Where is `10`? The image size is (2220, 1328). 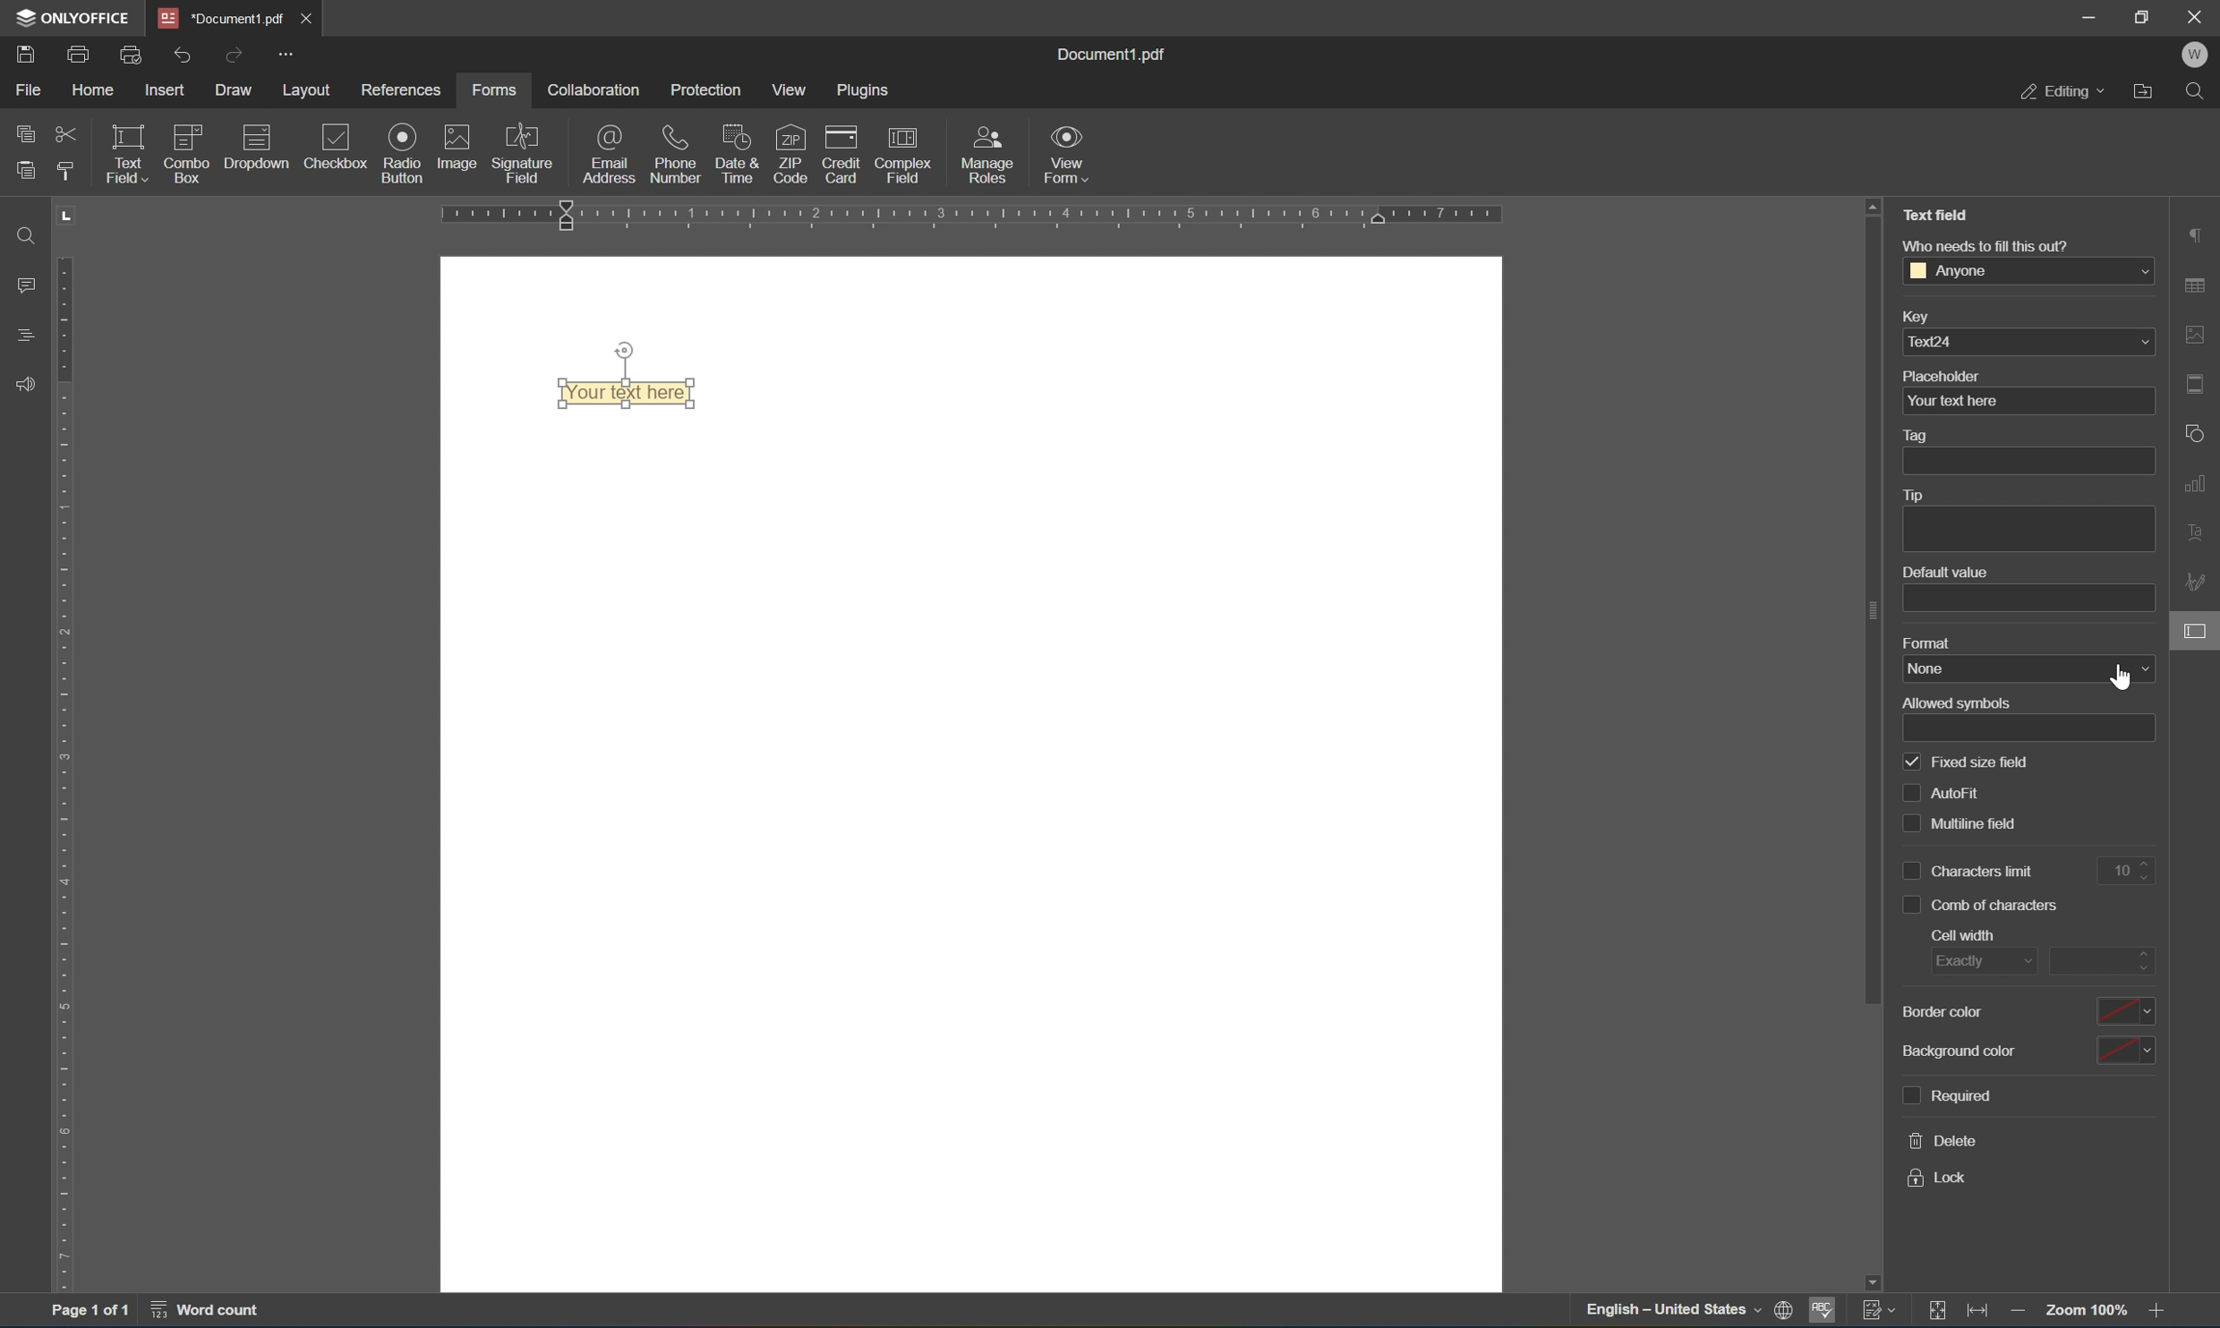
10 is located at coordinates (2124, 873).